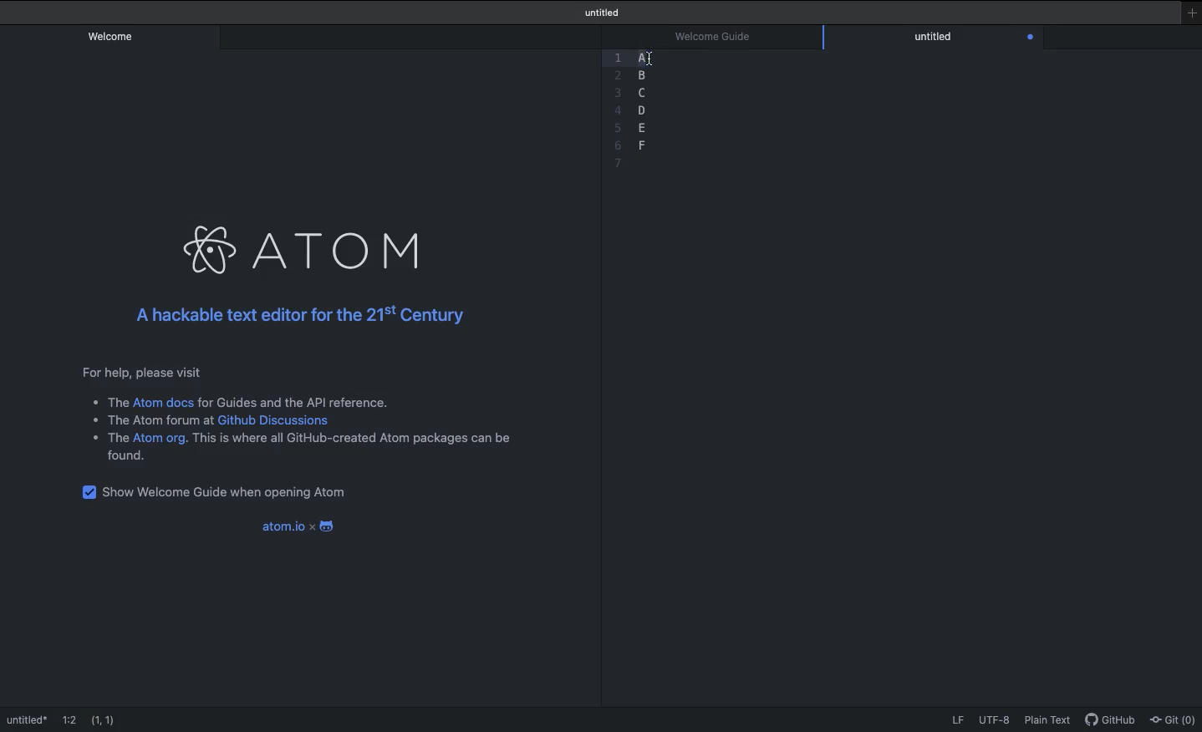 The width and height of the screenshot is (1202, 732). Describe the element at coordinates (1047, 721) in the screenshot. I see `Plain text` at that location.